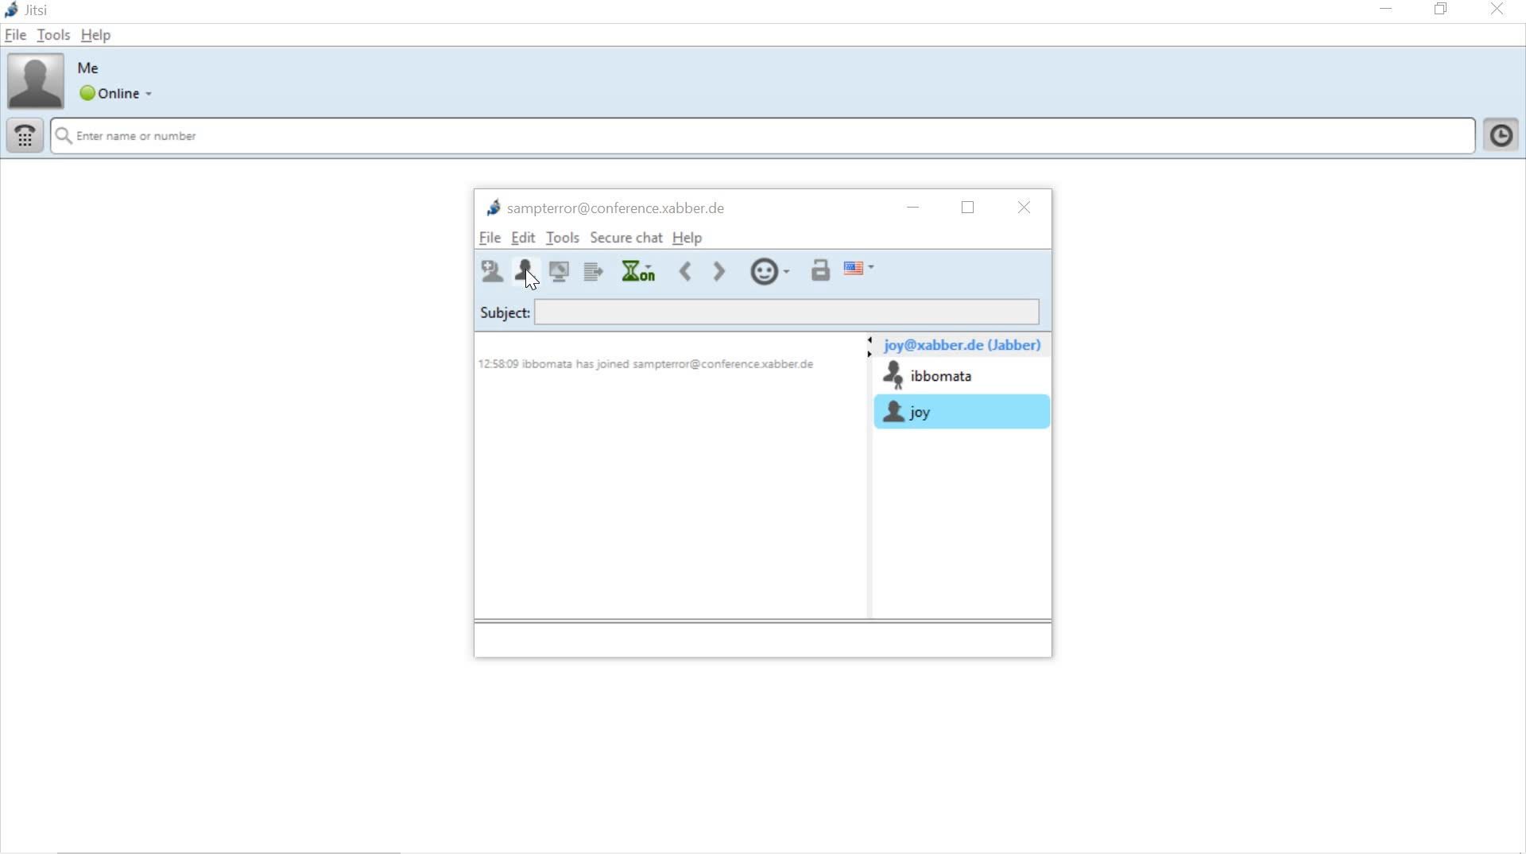 This screenshot has width=1526, height=854. Describe the element at coordinates (52, 34) in the screenshot. I see `tools` at that location.